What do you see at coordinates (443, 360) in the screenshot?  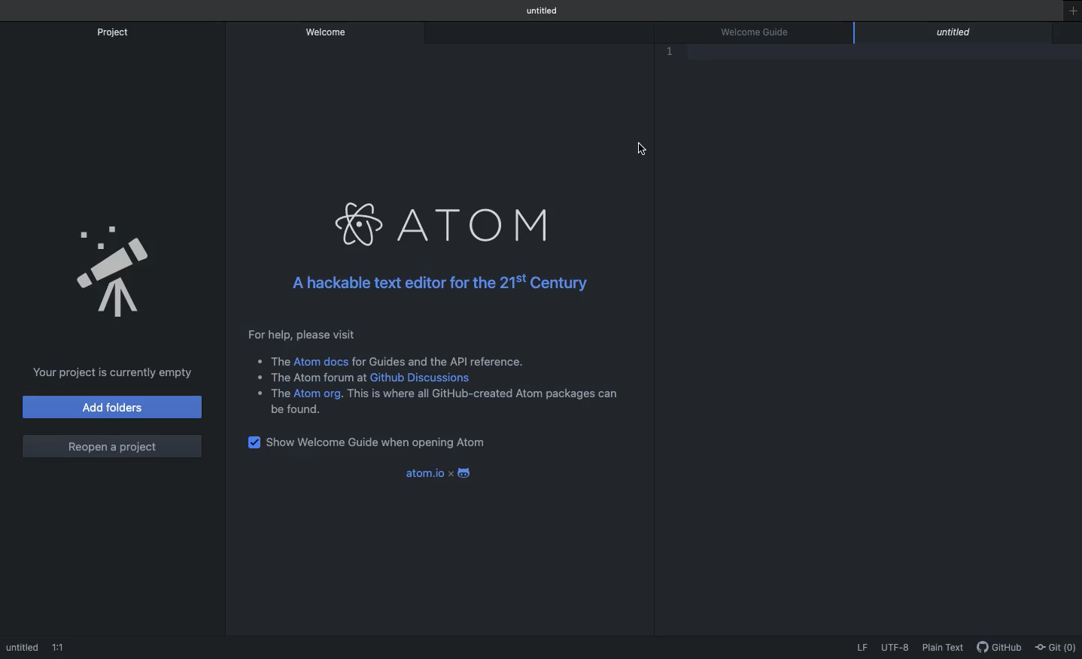 I see `for Guides and the API reference` at bounding box center [443, 360].